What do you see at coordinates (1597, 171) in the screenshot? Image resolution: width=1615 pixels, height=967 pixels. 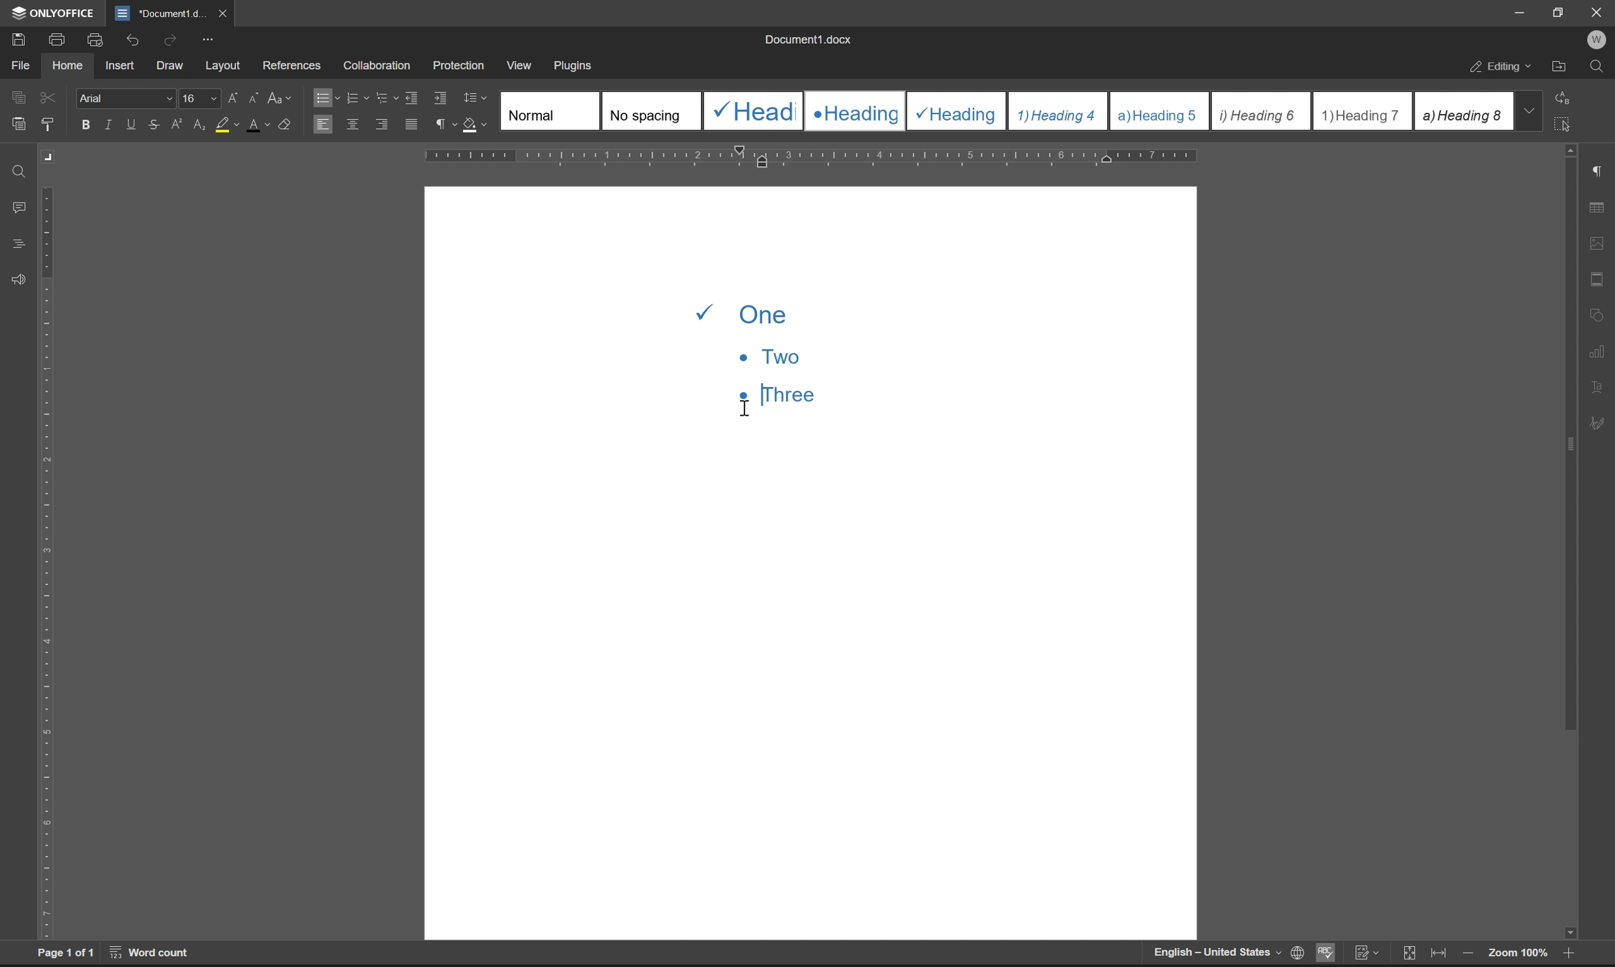 I see `paragraph settings` at bounding box center [1597, 171].